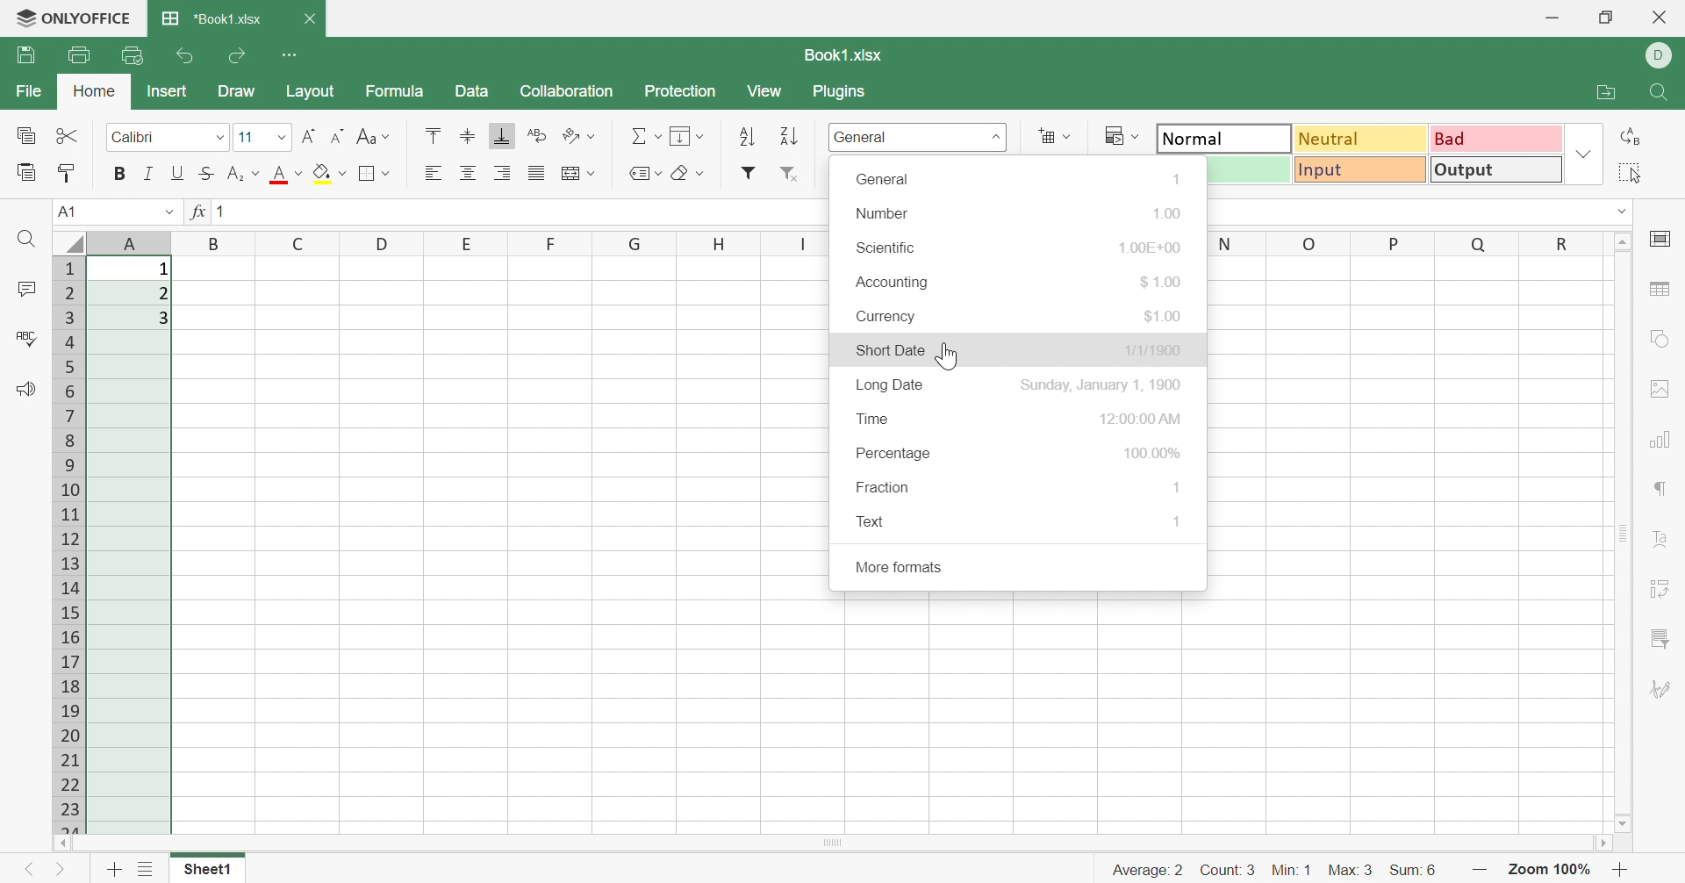  Describe the element at coordinates (680, 92) in the screenshot. I see `Protection` at that location.